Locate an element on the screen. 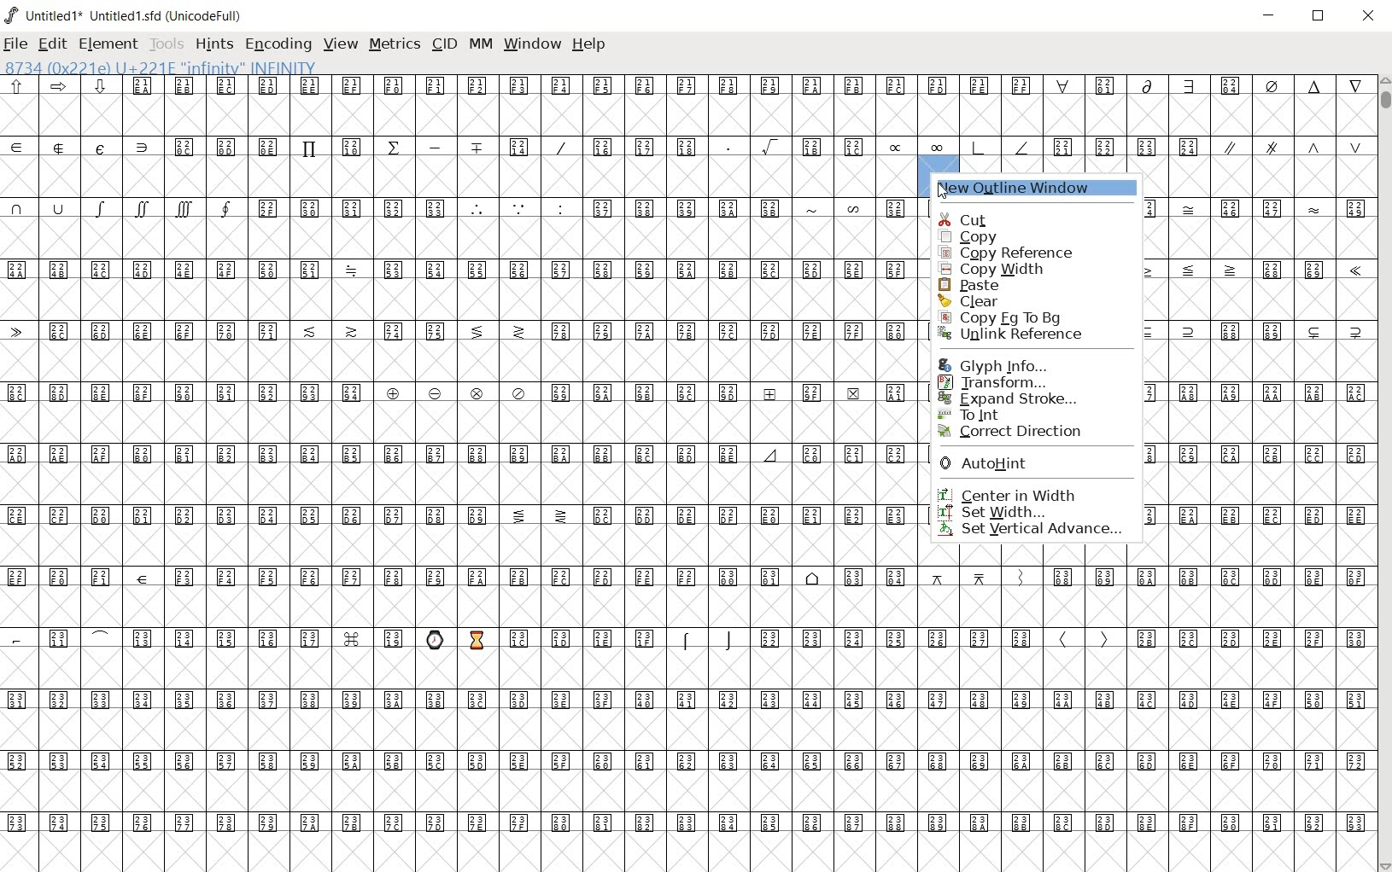 This screenshot has width=1392, height=872. Unicode code points is located at coordinates (692, 820).